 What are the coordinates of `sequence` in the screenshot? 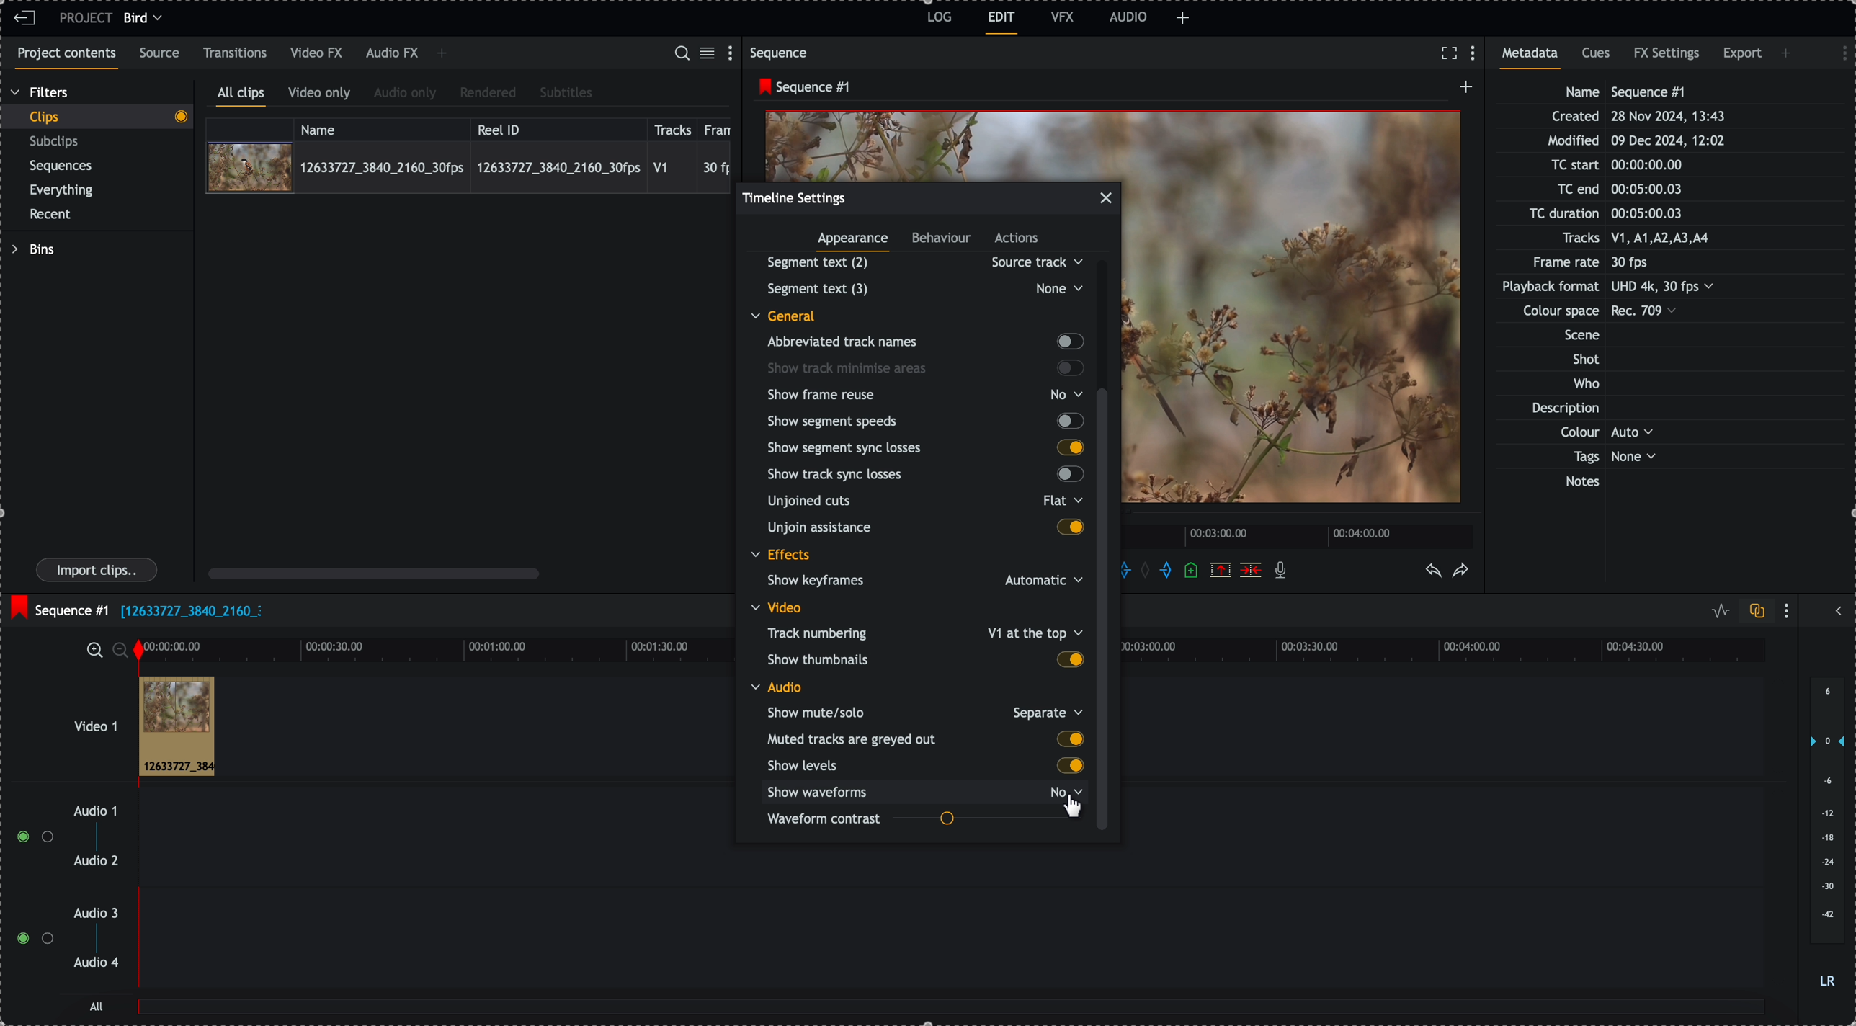 It's located at (782, 53).